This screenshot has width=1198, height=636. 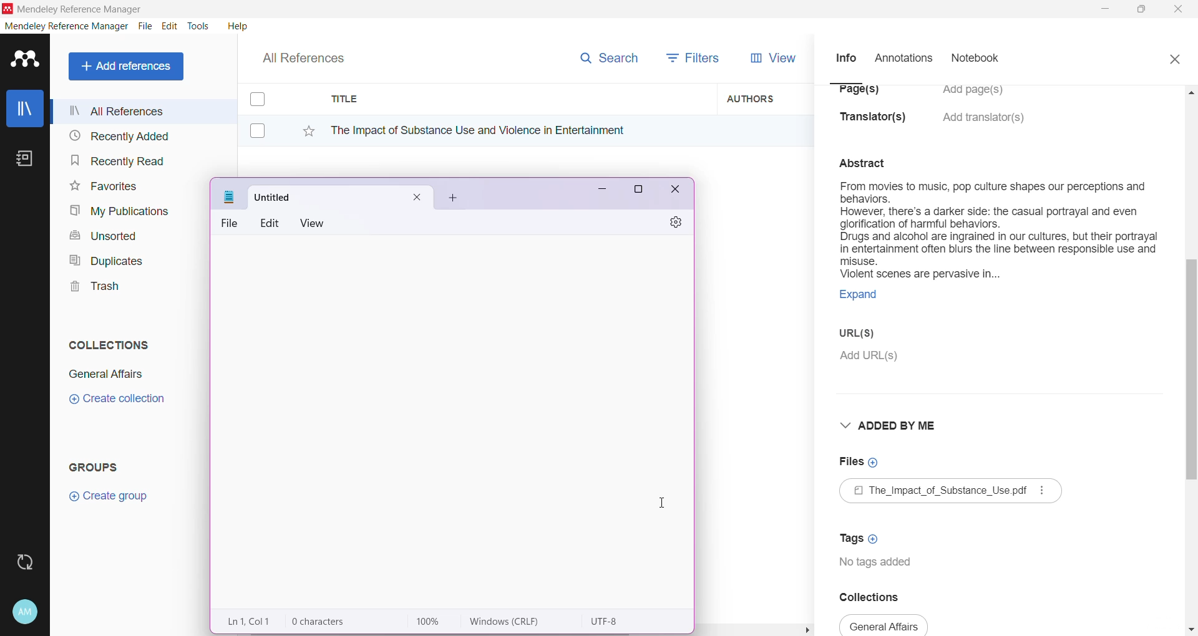 What do you see at coordinates (608, 55) in the screenshot?
I see `Search` at bounding box center [608, 55].